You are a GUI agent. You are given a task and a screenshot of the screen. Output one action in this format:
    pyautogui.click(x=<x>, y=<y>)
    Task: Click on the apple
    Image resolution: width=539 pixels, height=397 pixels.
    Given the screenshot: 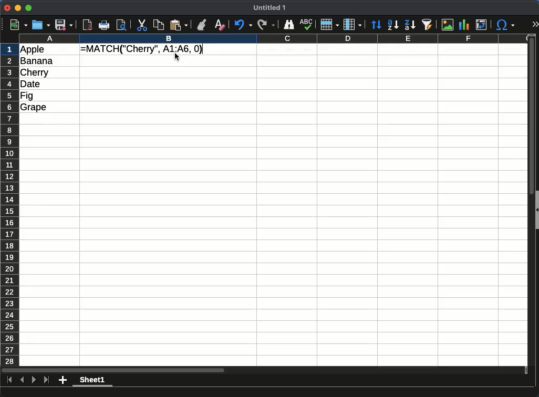 What is the action you would take?
    pyautogui.click(x=33, y=50)
    